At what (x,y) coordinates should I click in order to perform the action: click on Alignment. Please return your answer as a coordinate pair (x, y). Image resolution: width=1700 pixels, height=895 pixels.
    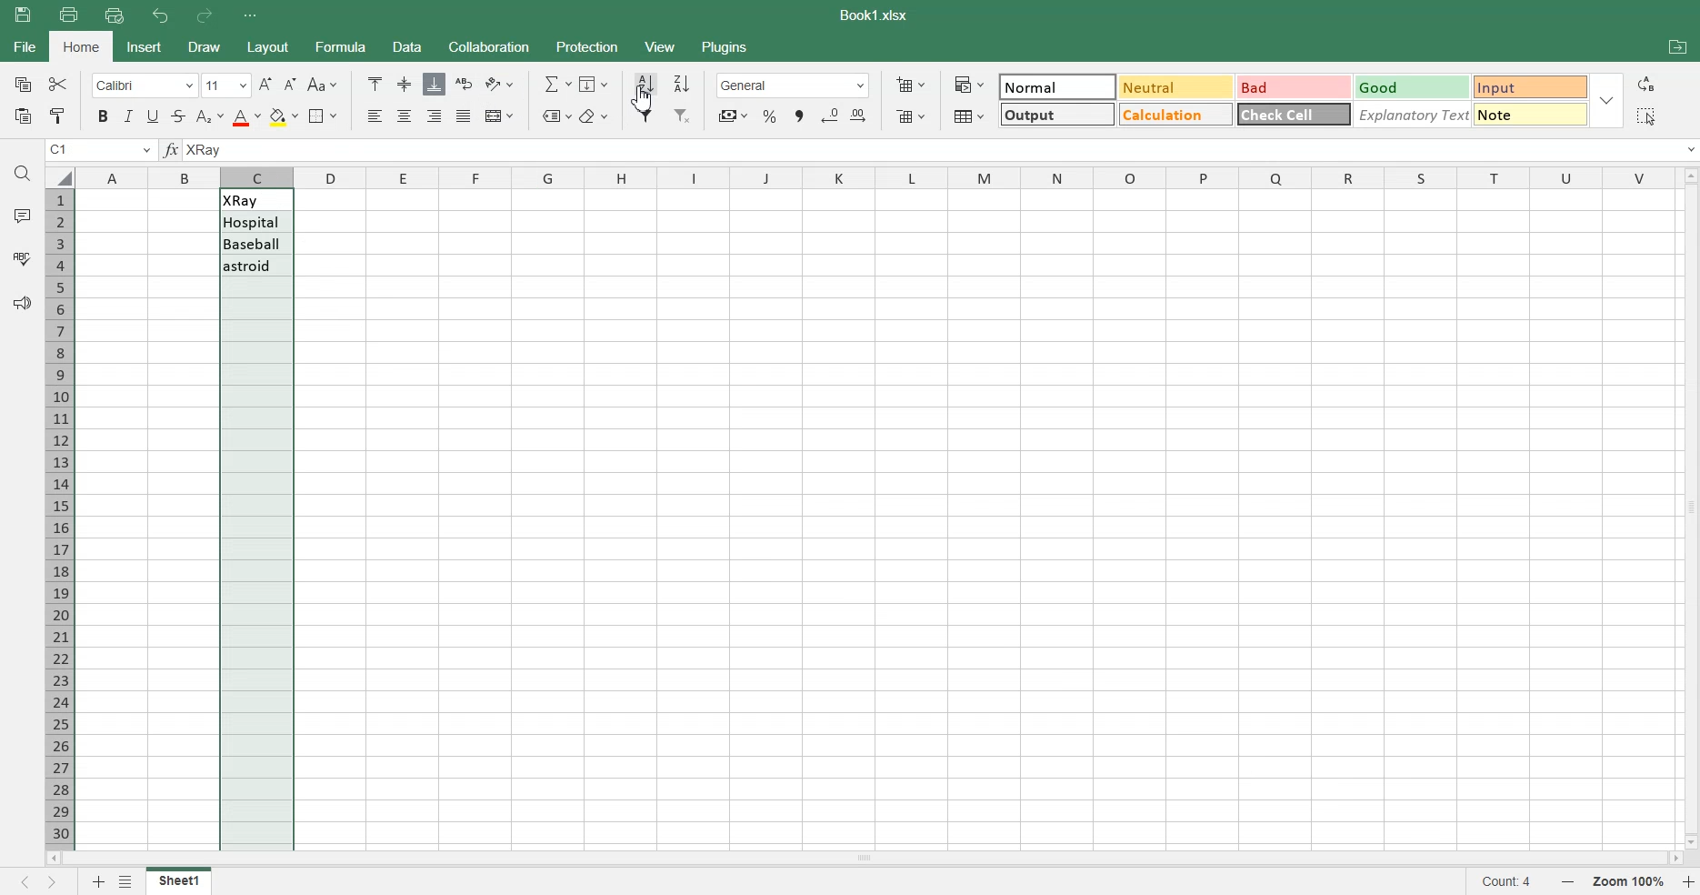
    Looking at the image, I should click on (464, 116).